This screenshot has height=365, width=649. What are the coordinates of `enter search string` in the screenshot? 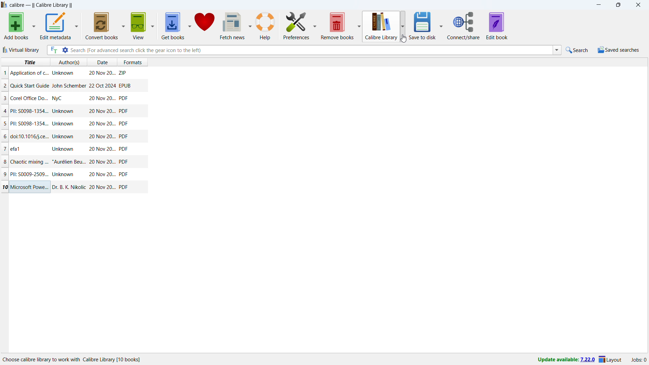 It's located at (311, 50).